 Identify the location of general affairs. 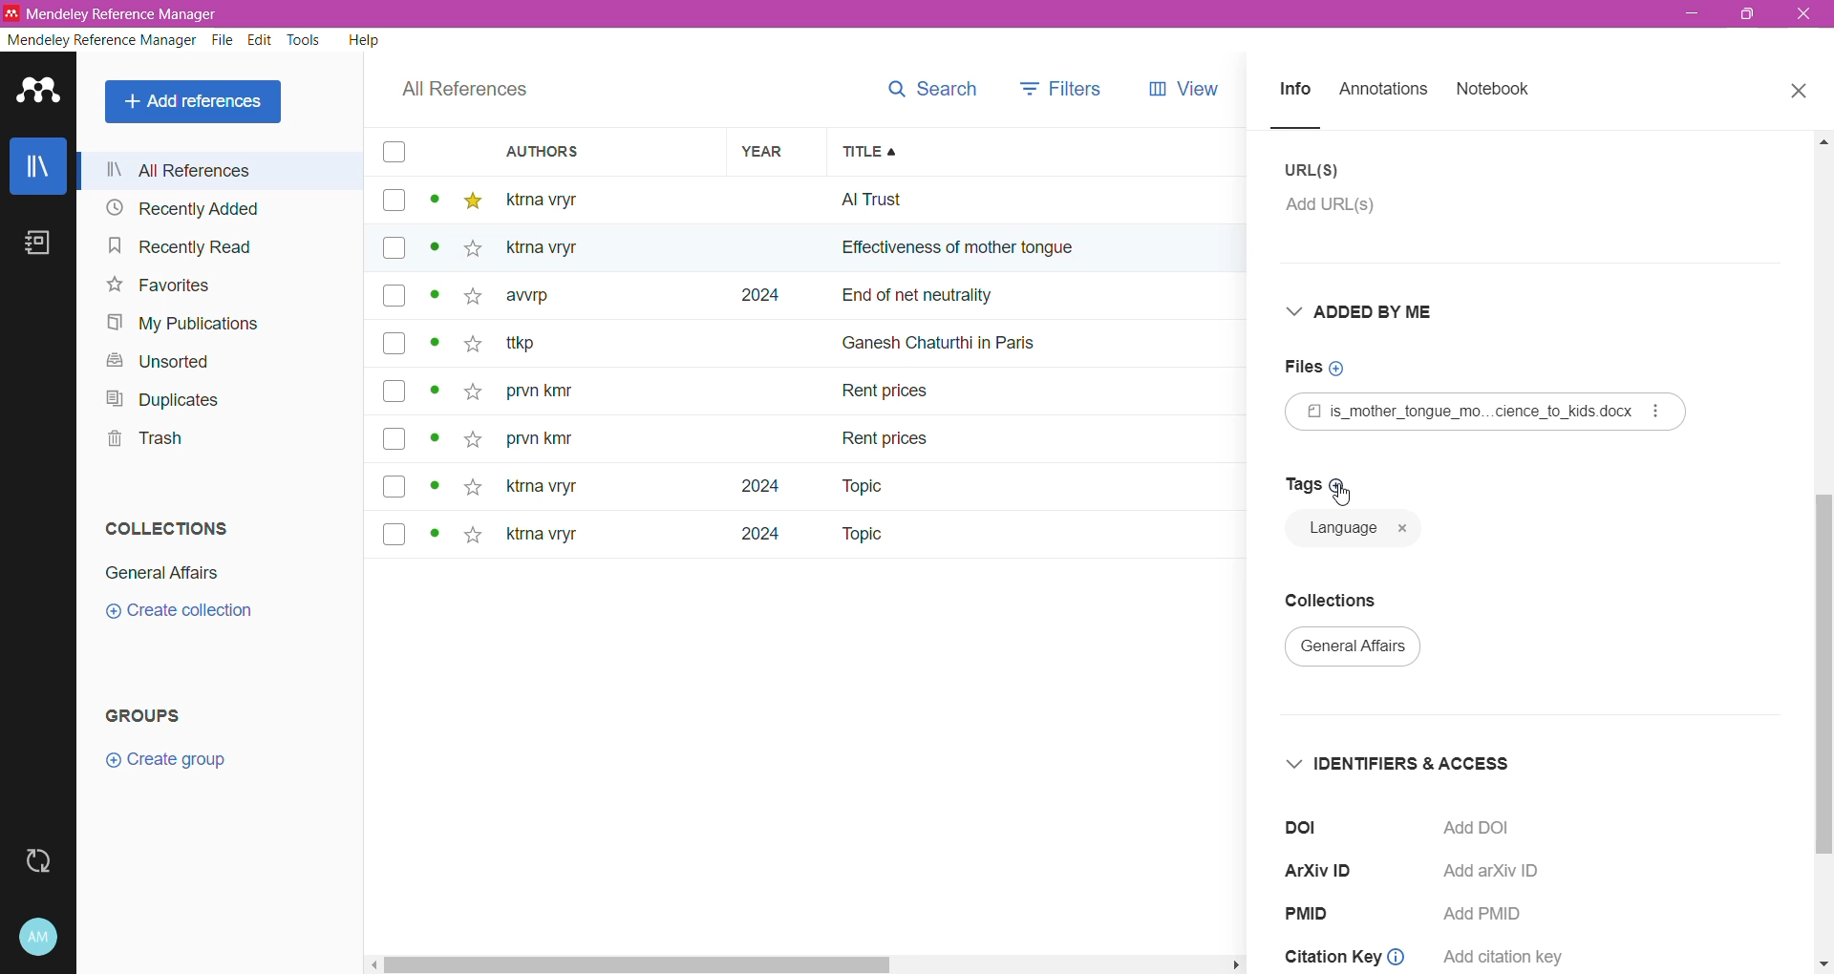
(1361, 652).